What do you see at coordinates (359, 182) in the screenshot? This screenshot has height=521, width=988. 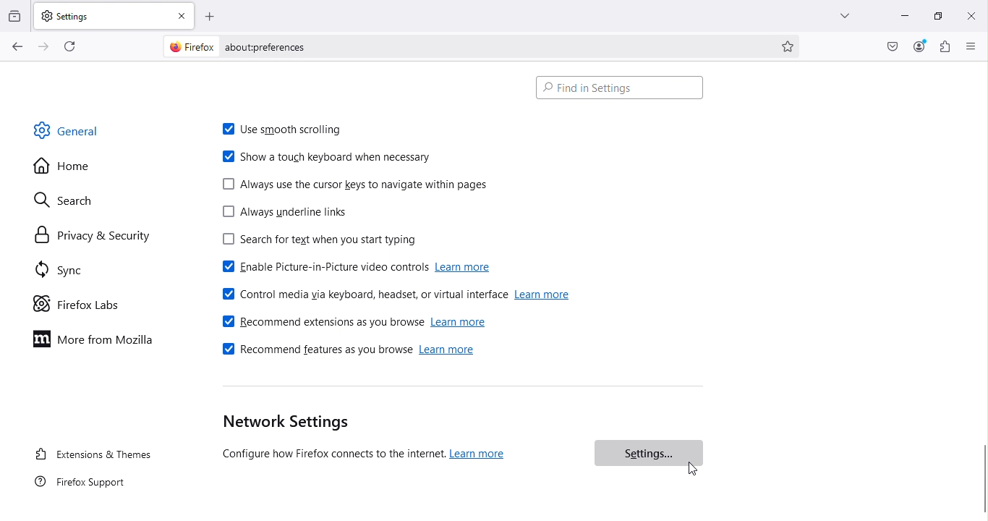 I see `Always use the cursor keys to navigate within pages` at bounding box center [359, 182].